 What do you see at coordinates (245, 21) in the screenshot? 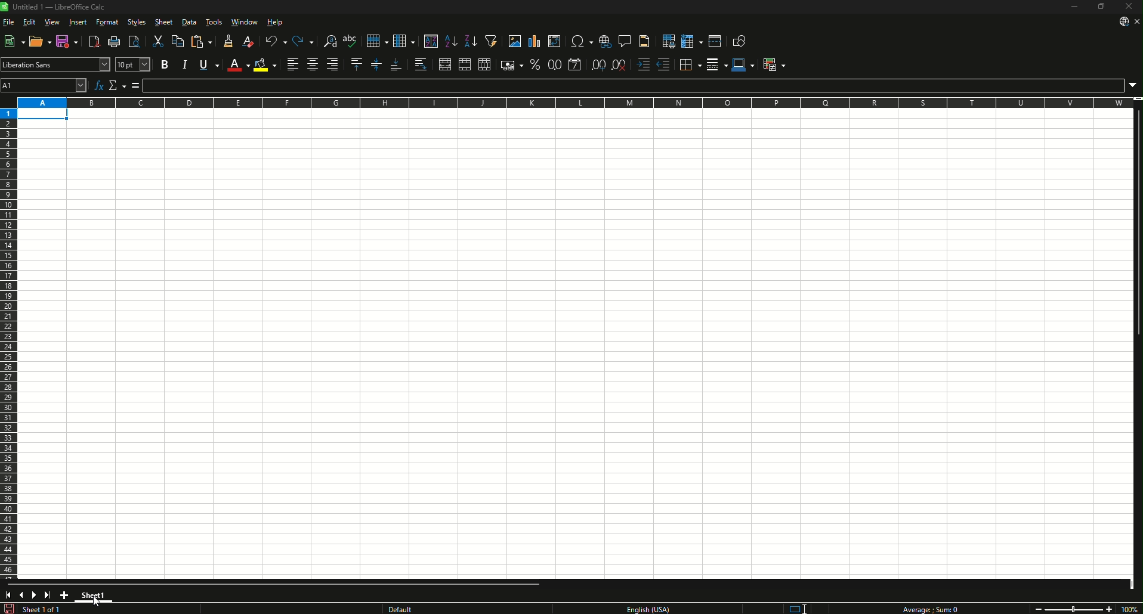
I see `Window` at bounding box center [245, 21].